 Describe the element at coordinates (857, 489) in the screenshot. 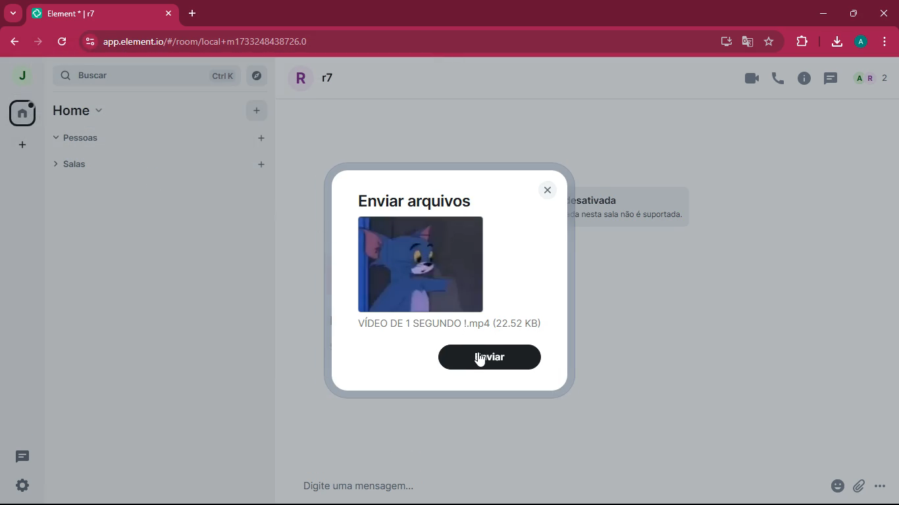

I see `attach` at that location.